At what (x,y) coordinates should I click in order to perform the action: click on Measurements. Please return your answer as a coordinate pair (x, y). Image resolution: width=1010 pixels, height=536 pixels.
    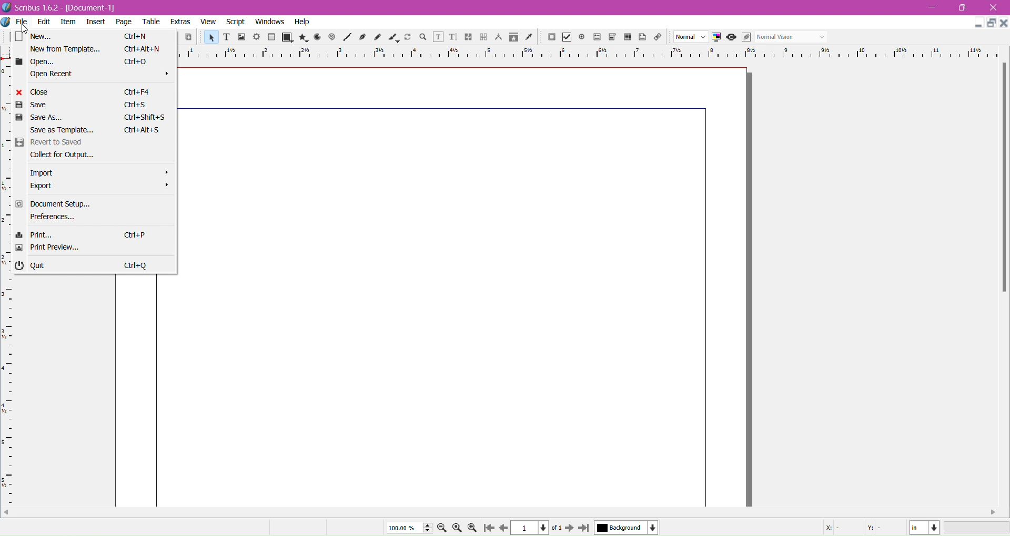
    Looking at the image, I should click on (498, 37).